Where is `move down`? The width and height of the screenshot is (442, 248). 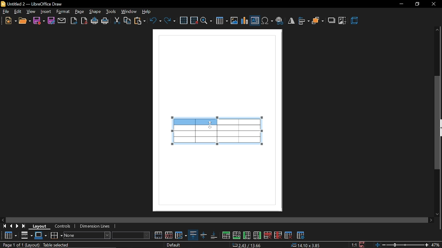 move down is located at coordinates (437, 214).